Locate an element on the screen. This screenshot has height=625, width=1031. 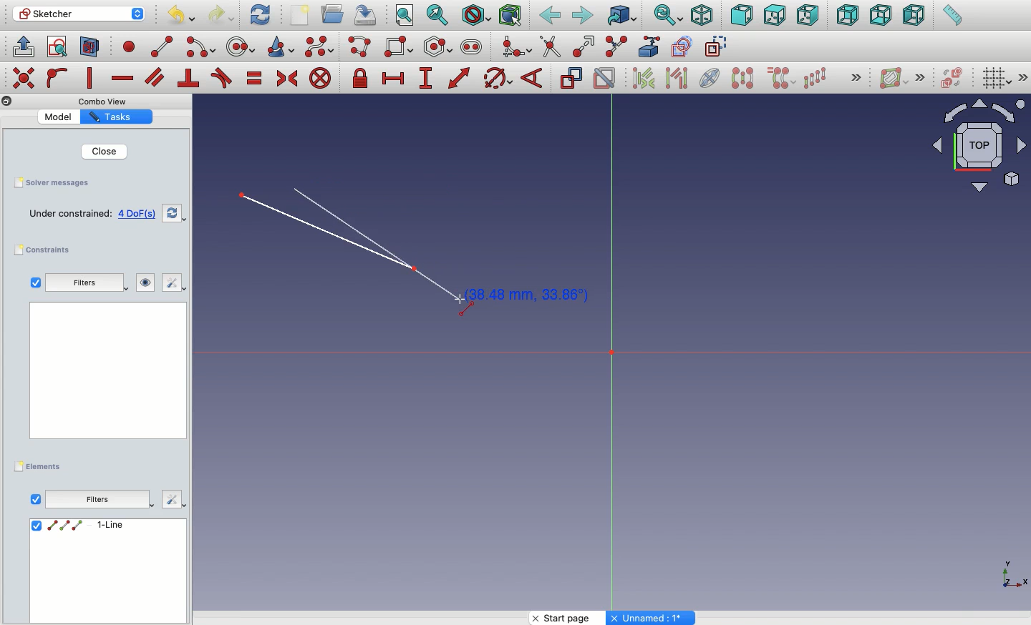
Create fillet is located at coordinates (515, 47).